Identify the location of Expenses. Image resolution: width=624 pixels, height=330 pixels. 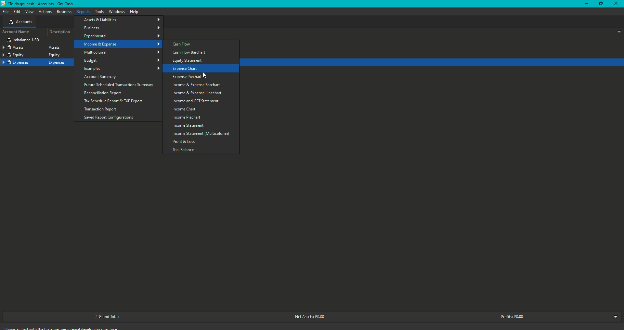
(37, 62).